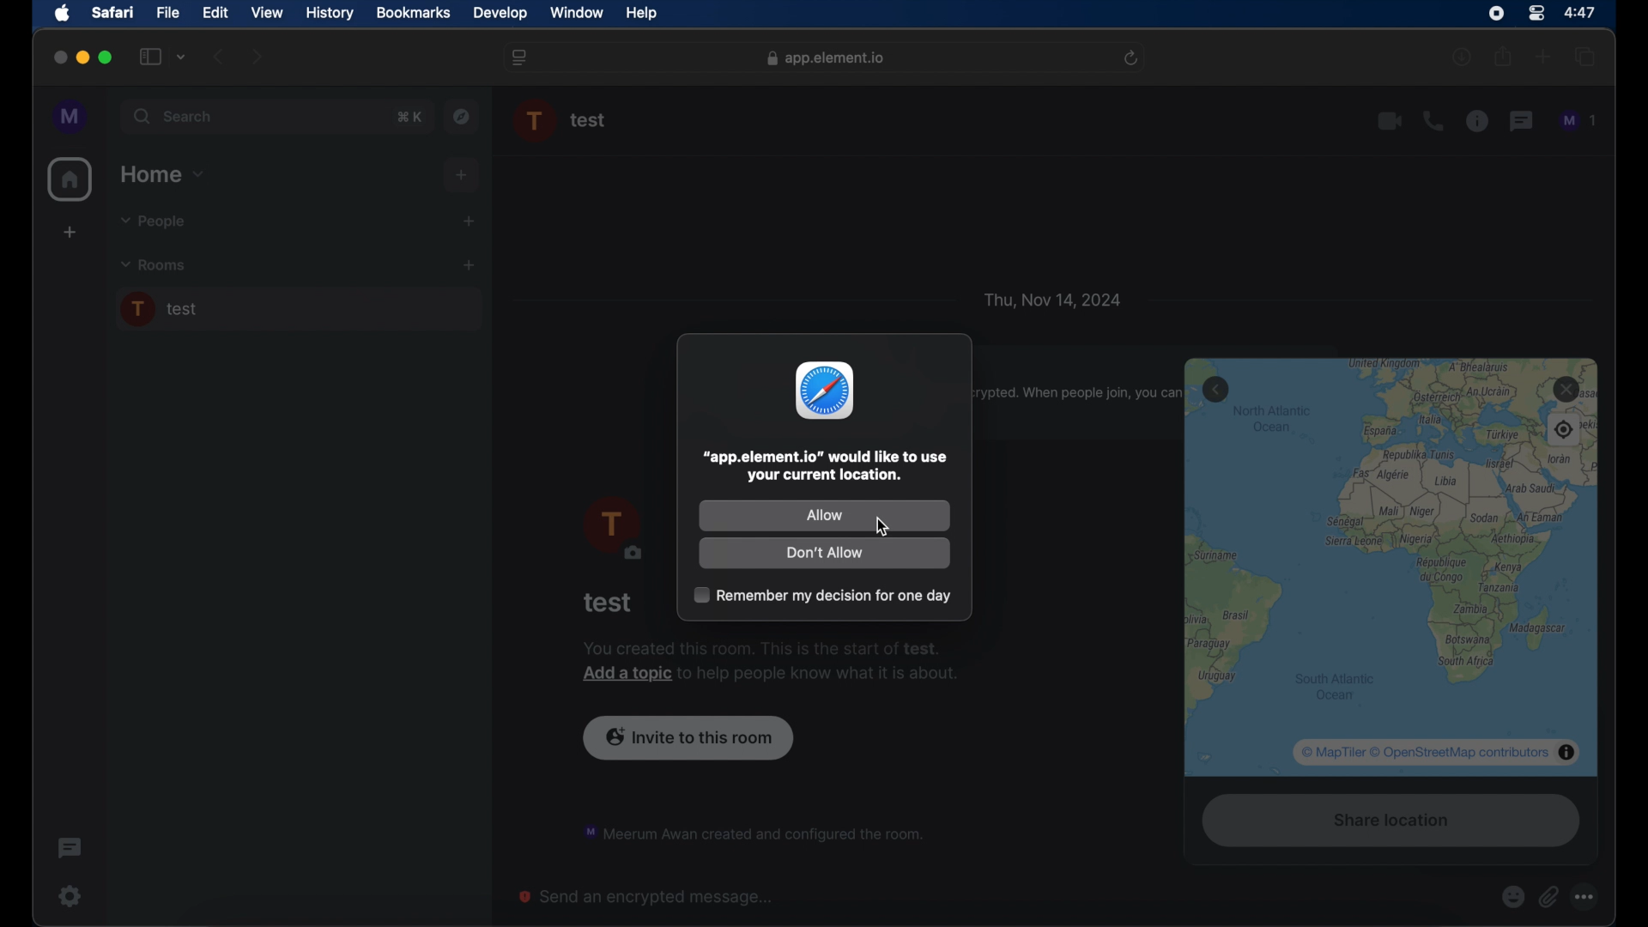 The height and width of the screenshot is (927, 1648). I want to click on refresh, so click(1133, 58).